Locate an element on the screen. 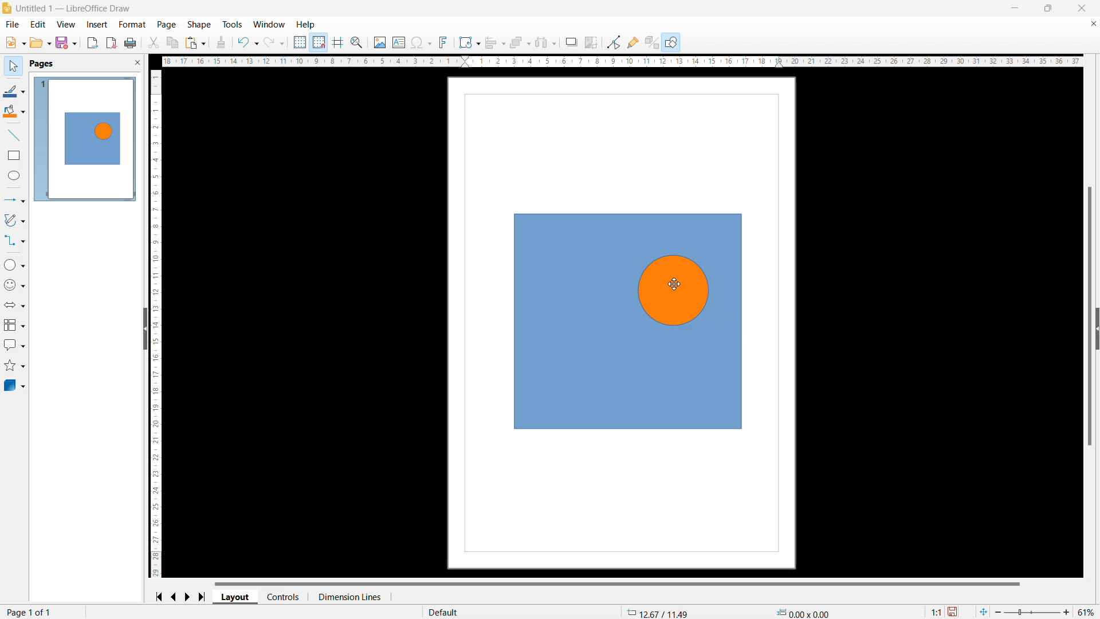 The height and width of the screenshot is (619, 1100). layout is located at coordinates (235, 597).